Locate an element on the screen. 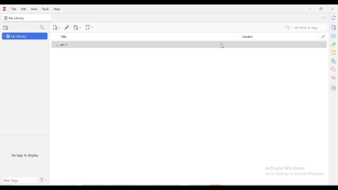  add attachment is located at coordinates (77, 27).